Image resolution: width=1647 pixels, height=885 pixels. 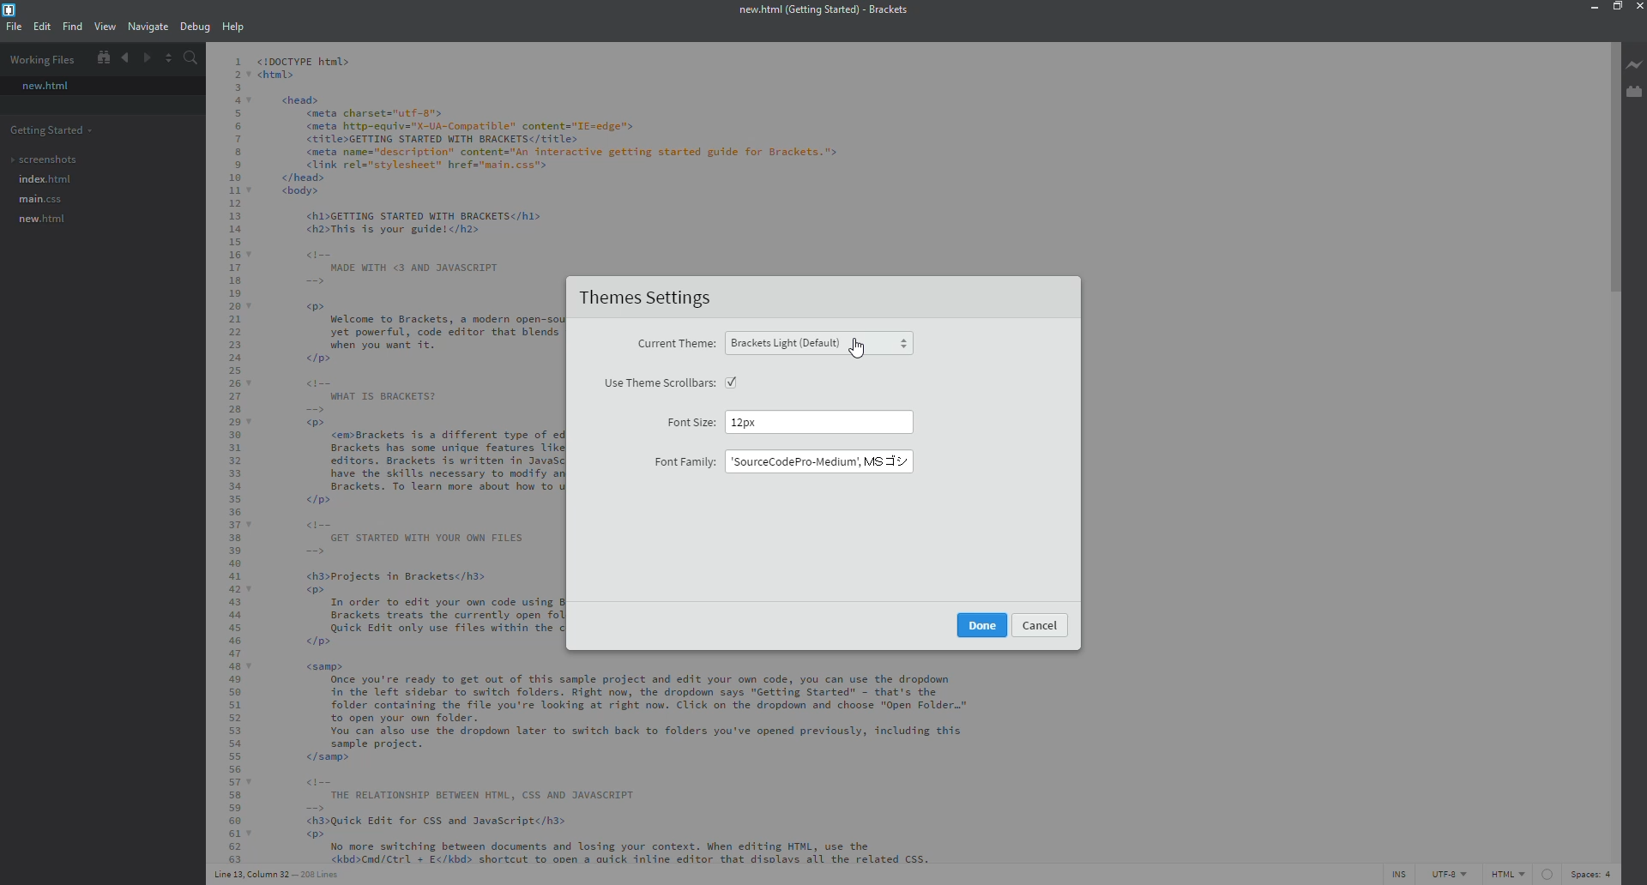 I want to click on show in file tree, so click(x=102, y=57).